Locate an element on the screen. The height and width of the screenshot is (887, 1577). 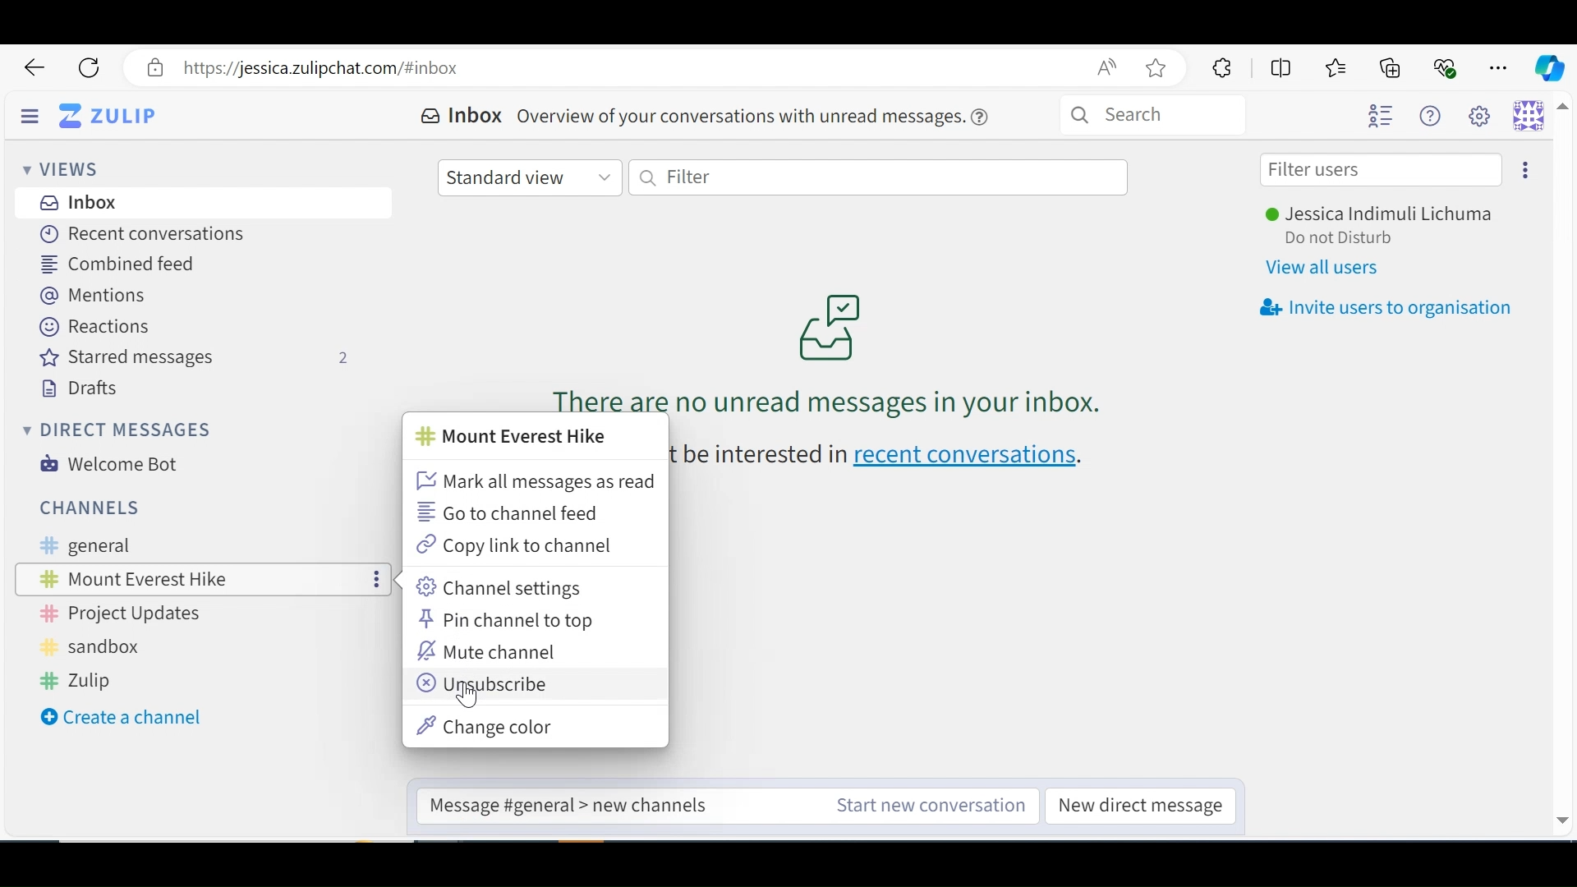
Hide Sidebar is located at coordinates (30, 113).